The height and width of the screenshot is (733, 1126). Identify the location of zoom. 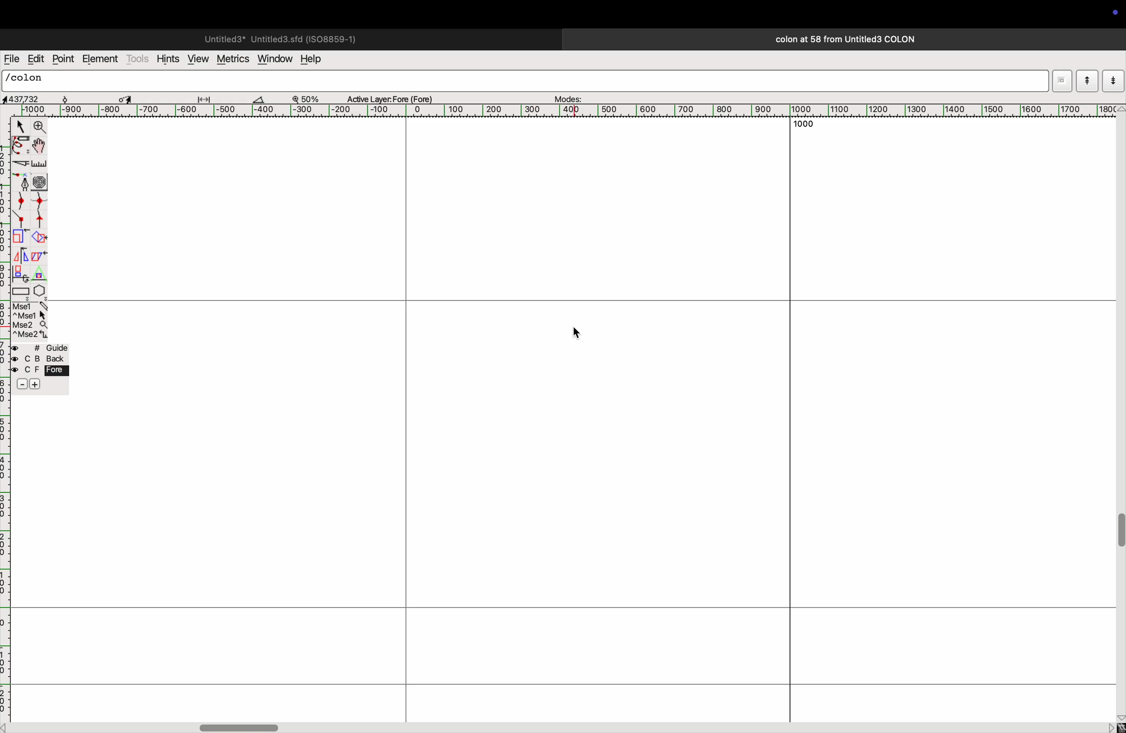
(310, 98).